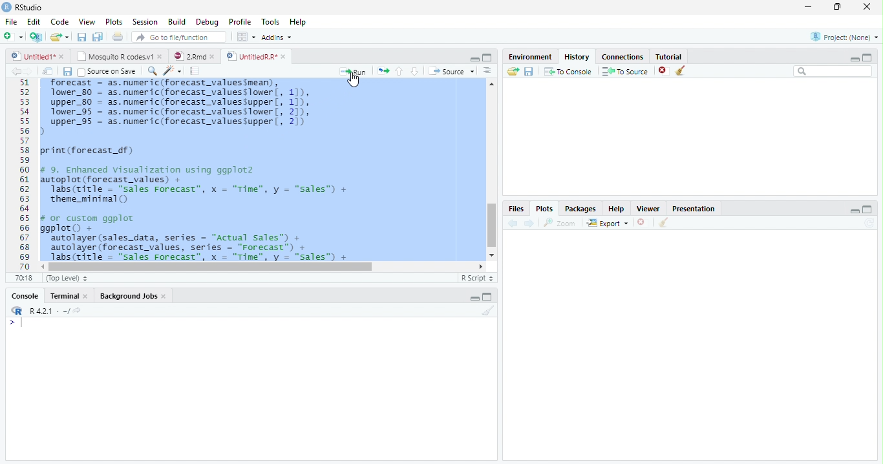 The height and width of the screenshot is (464, 883). What do you see at coordinates (297, 21) in the screenshot?
I see `Help` at bounding box center [297, 21].